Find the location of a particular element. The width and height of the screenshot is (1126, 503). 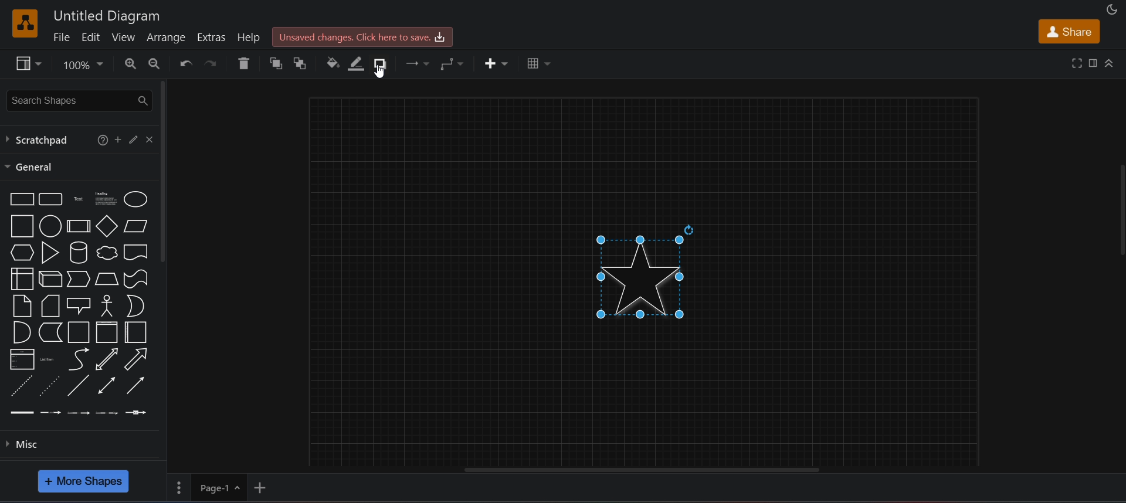

bidirectional connector is located at coordinates (106, 385).